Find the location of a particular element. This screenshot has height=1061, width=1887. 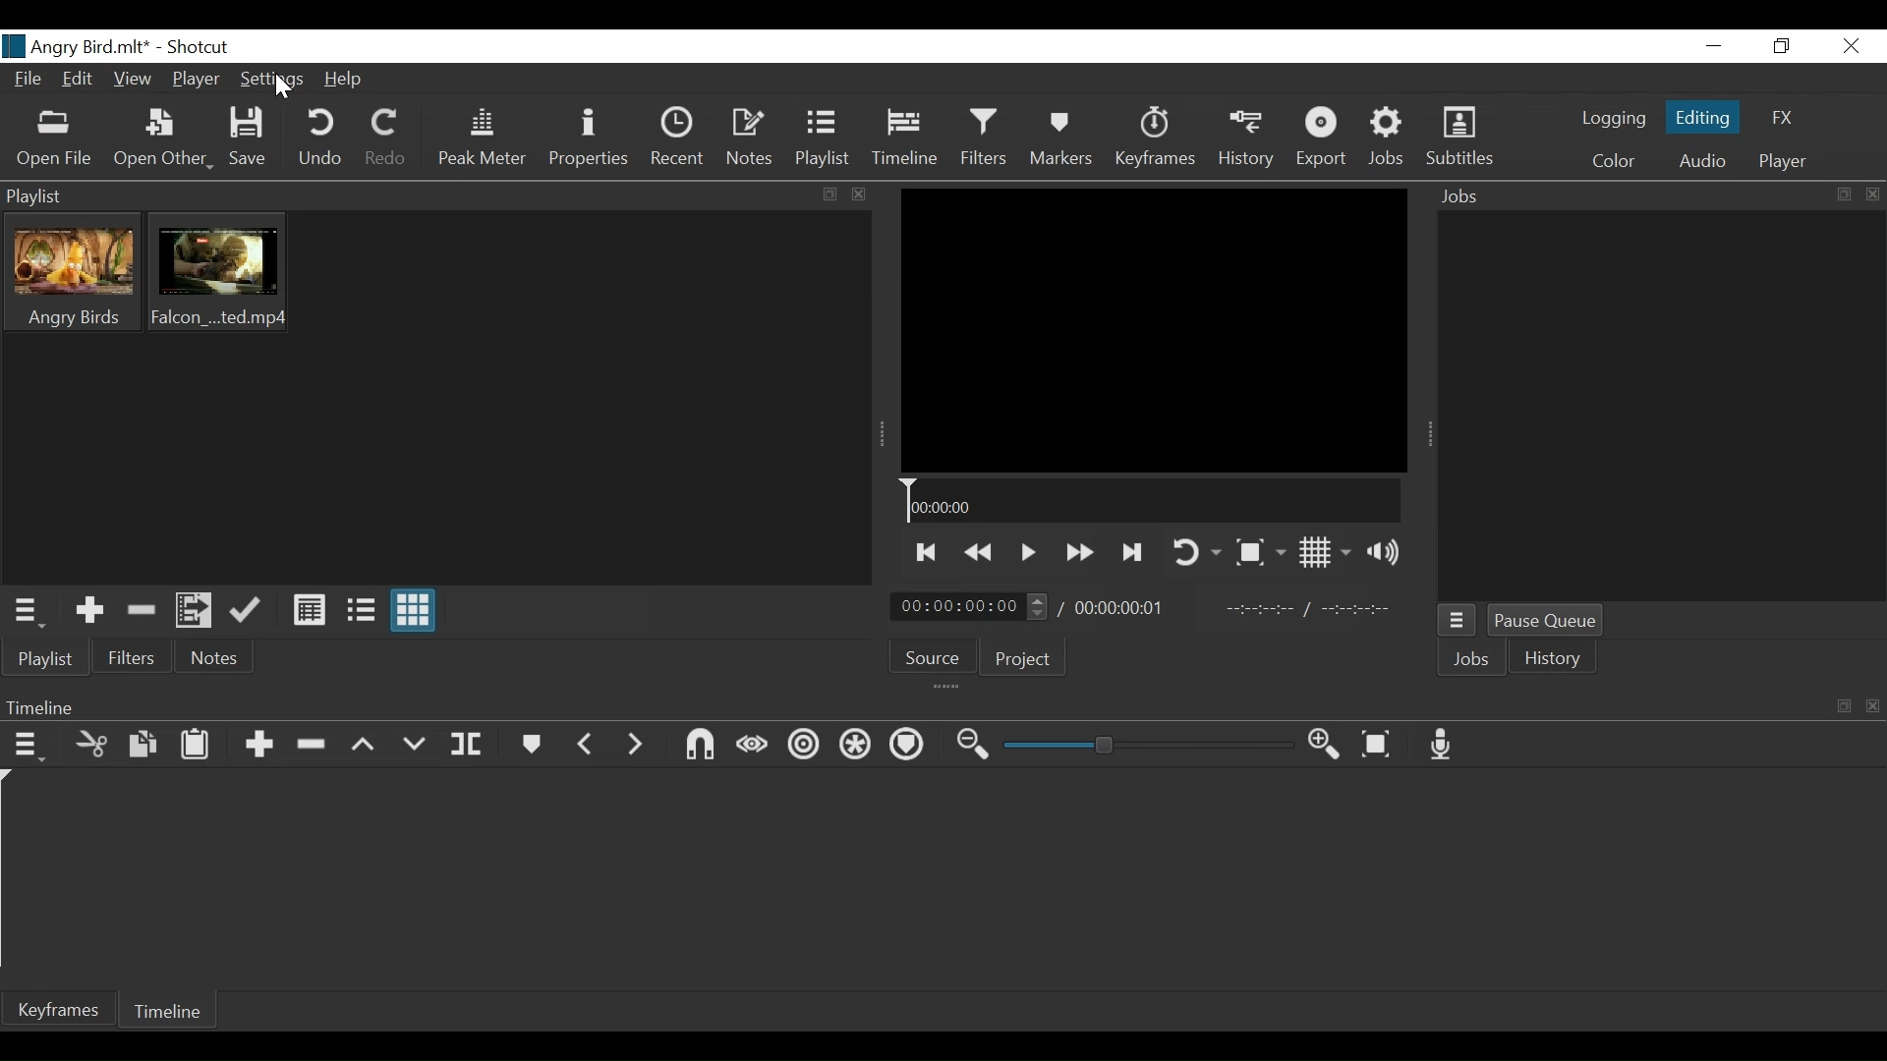

Snap is located at coordinates (695, 745).